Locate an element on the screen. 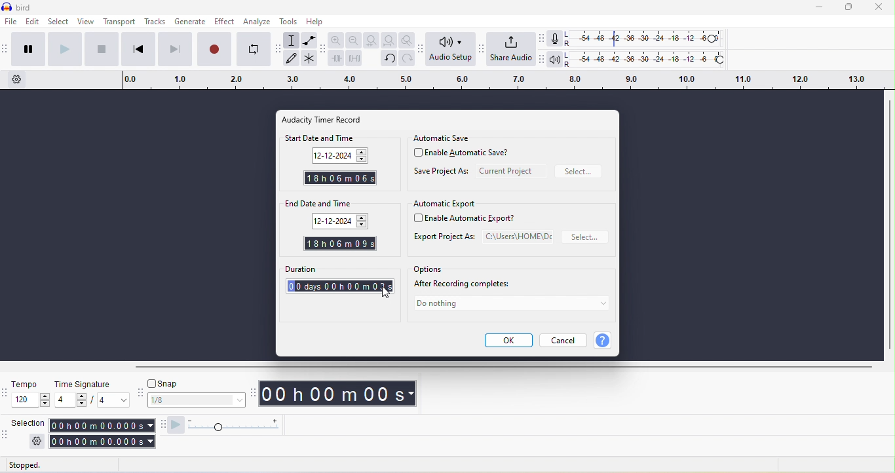  help is located at coordinates (321, 23).